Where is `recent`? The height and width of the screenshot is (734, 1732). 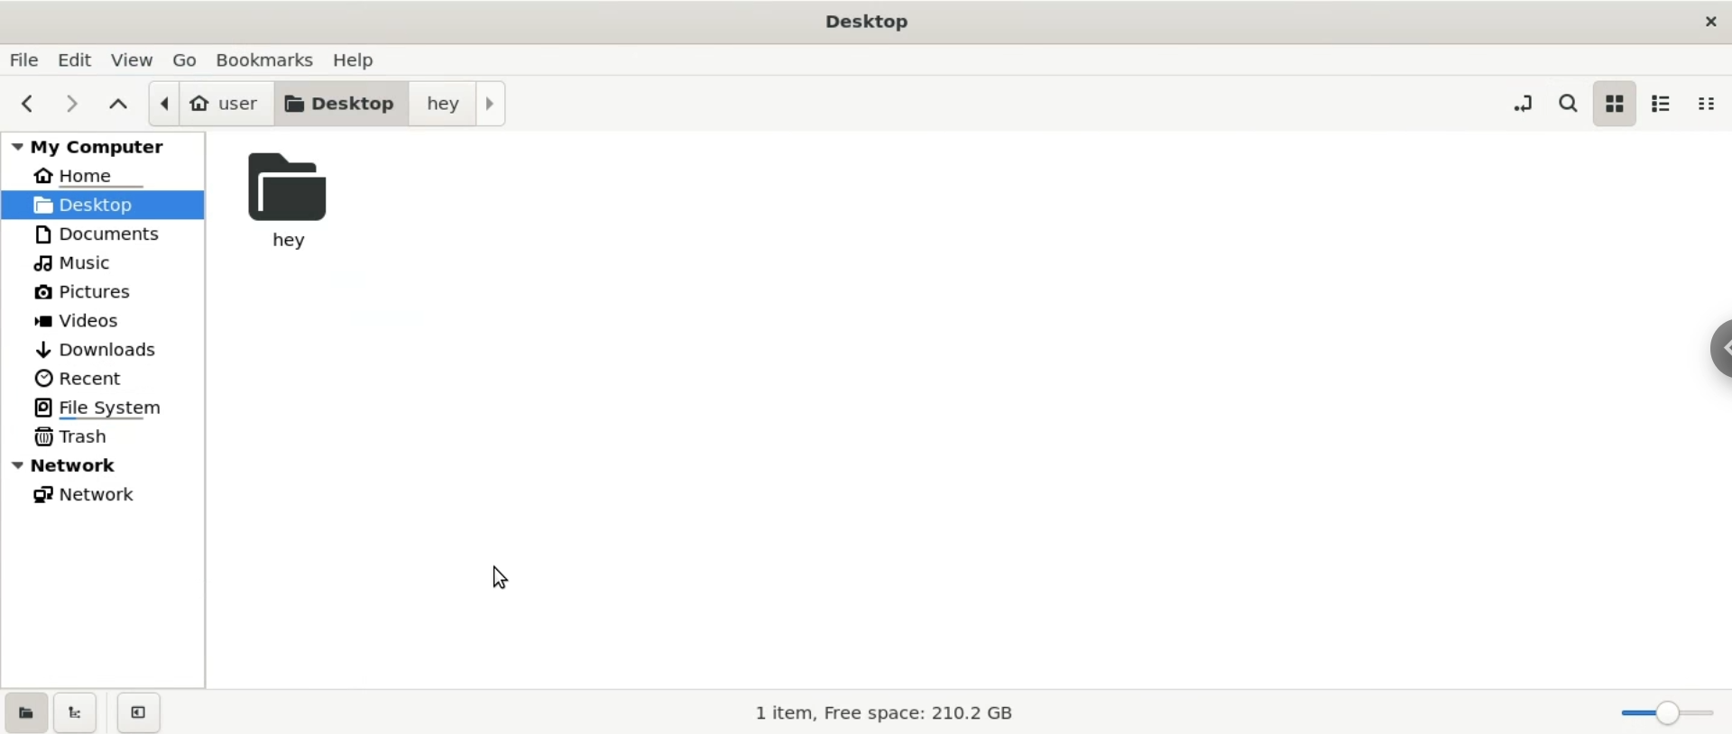 recent is located at coordinates (112, 376).